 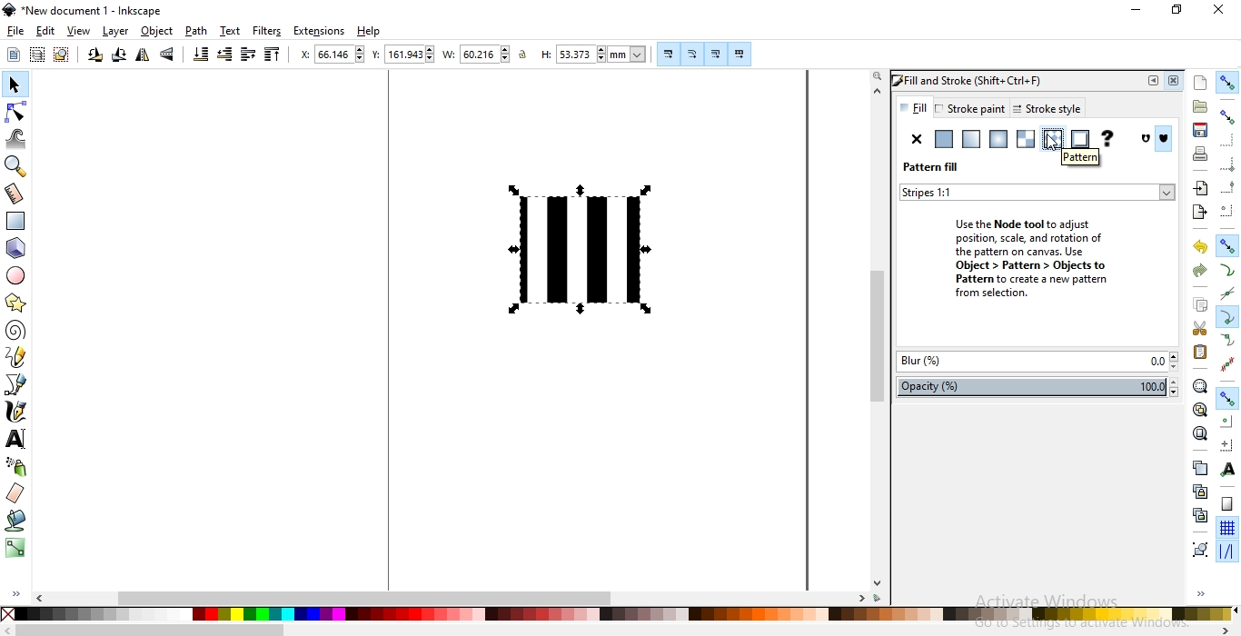 I want to click on snap midpoints of line segments, so click(x=1230, y=363).